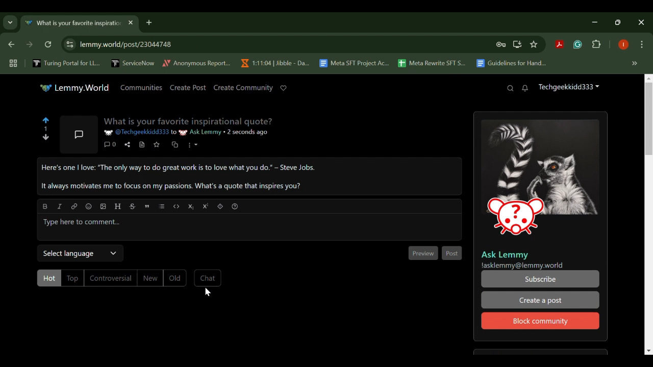 The height and width of the screenshot is (367, 653). What do you see at coordinates (45, 205) in the screenshot?
I see `bold` at bounding box center [45, 205].